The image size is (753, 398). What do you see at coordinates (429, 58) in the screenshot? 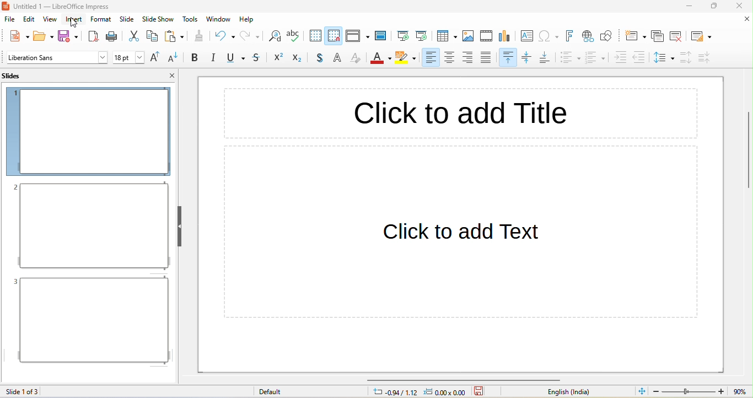
I see `align left` at bounding box center [429, 58].